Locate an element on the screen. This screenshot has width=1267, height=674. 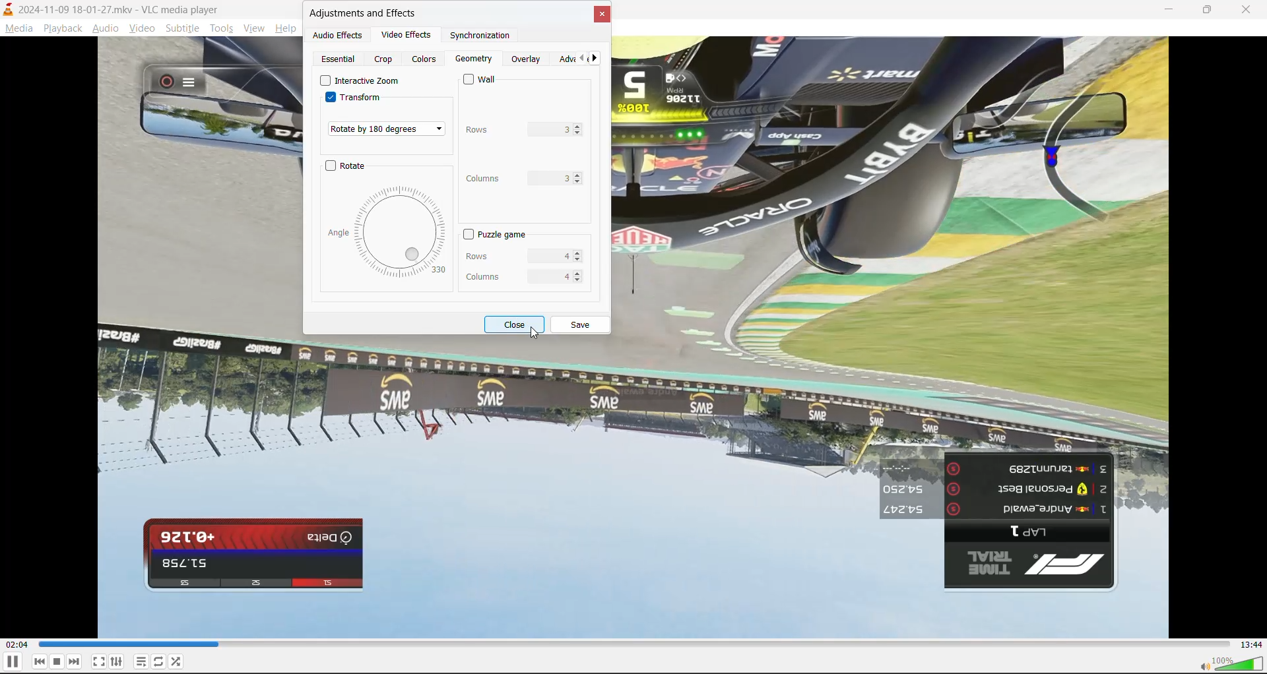
save is located at coordinates (581, 326).